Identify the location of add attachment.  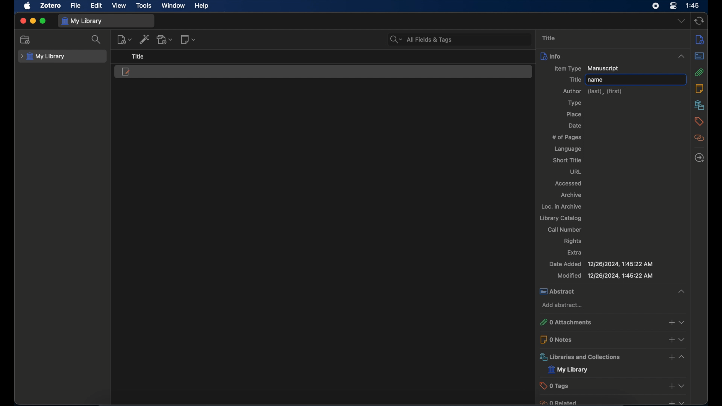
(165, 39).